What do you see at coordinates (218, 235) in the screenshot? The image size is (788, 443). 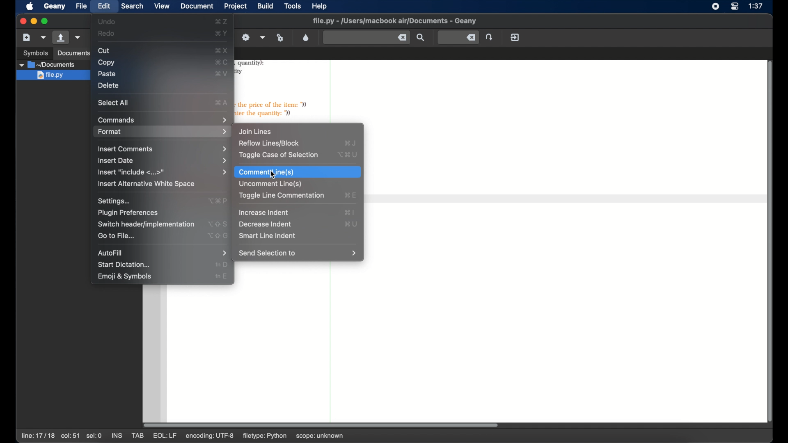 I see `go to file shortcut` at bounding box center [218, 235].